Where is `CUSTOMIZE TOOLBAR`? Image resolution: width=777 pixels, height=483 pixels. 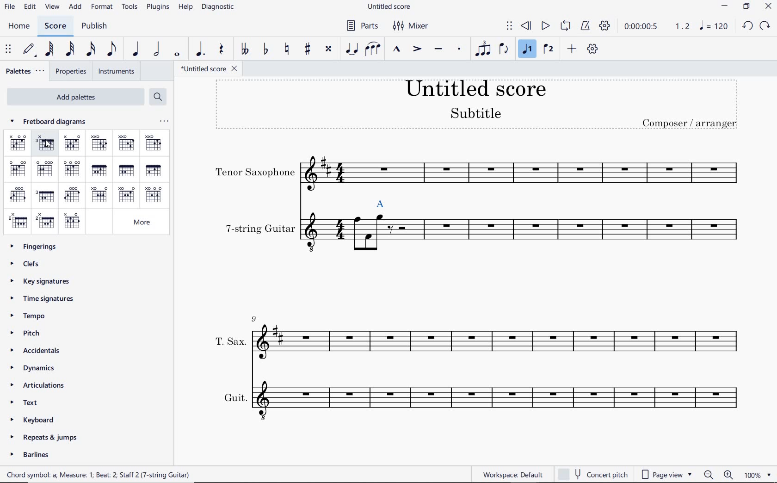
CUSTOMIZE TOOLBAR is located at coordinates (591, 50).